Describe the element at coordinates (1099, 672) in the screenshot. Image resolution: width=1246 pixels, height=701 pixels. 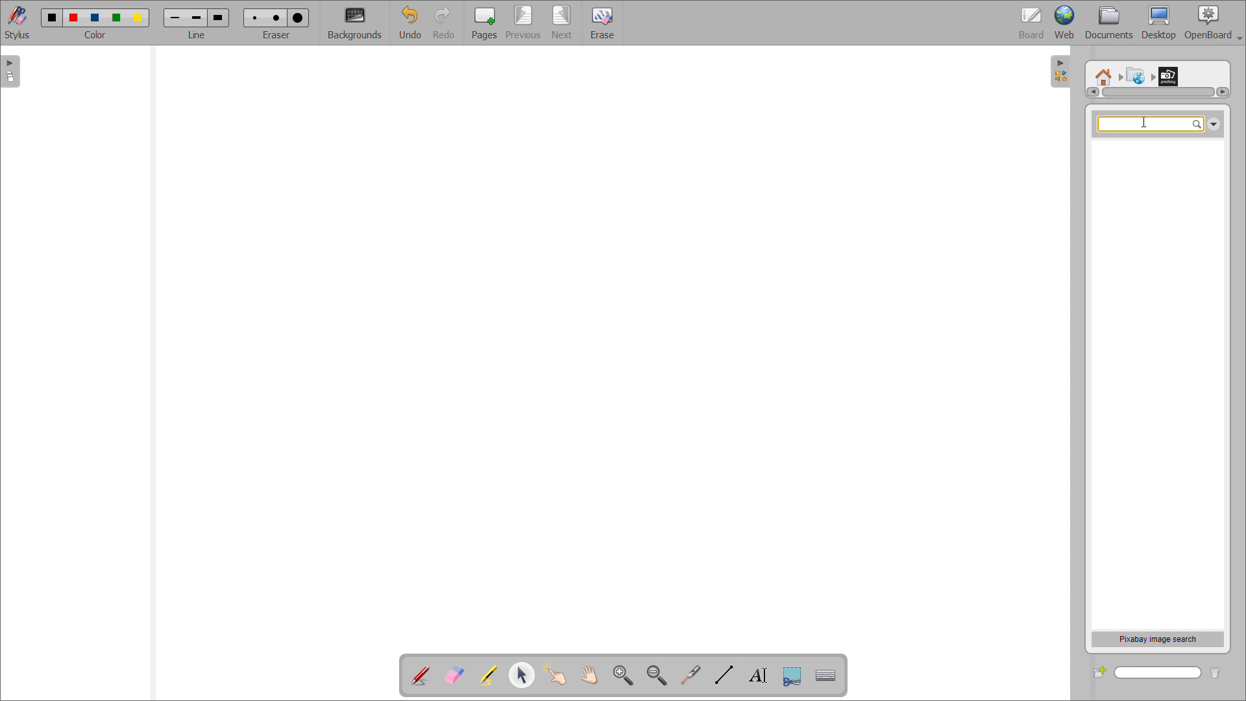
I see `add folder` at that location.